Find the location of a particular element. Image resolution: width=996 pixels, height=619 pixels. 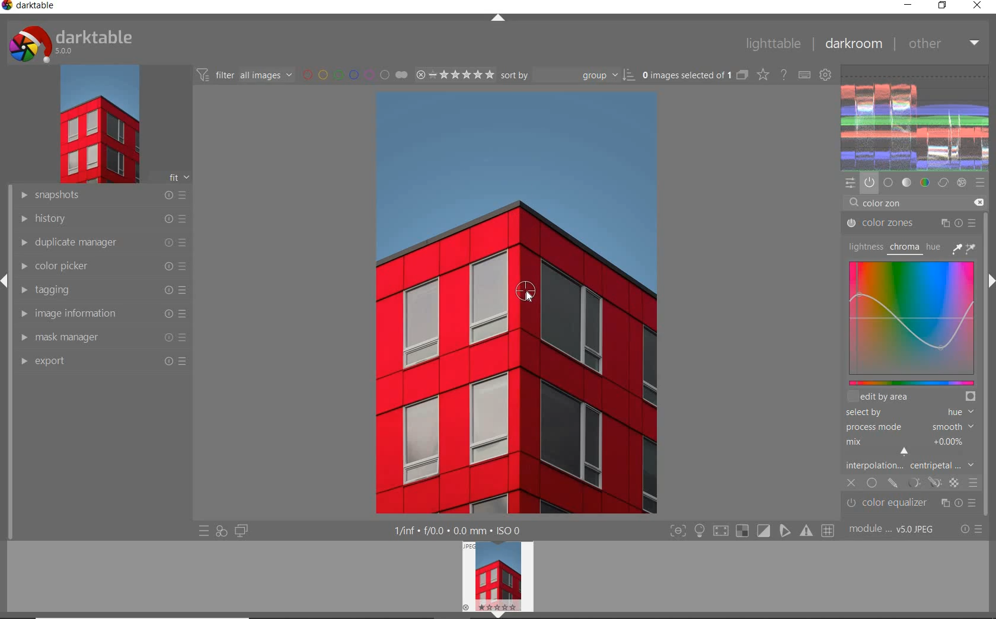

other is located at coordinates (944, 43).